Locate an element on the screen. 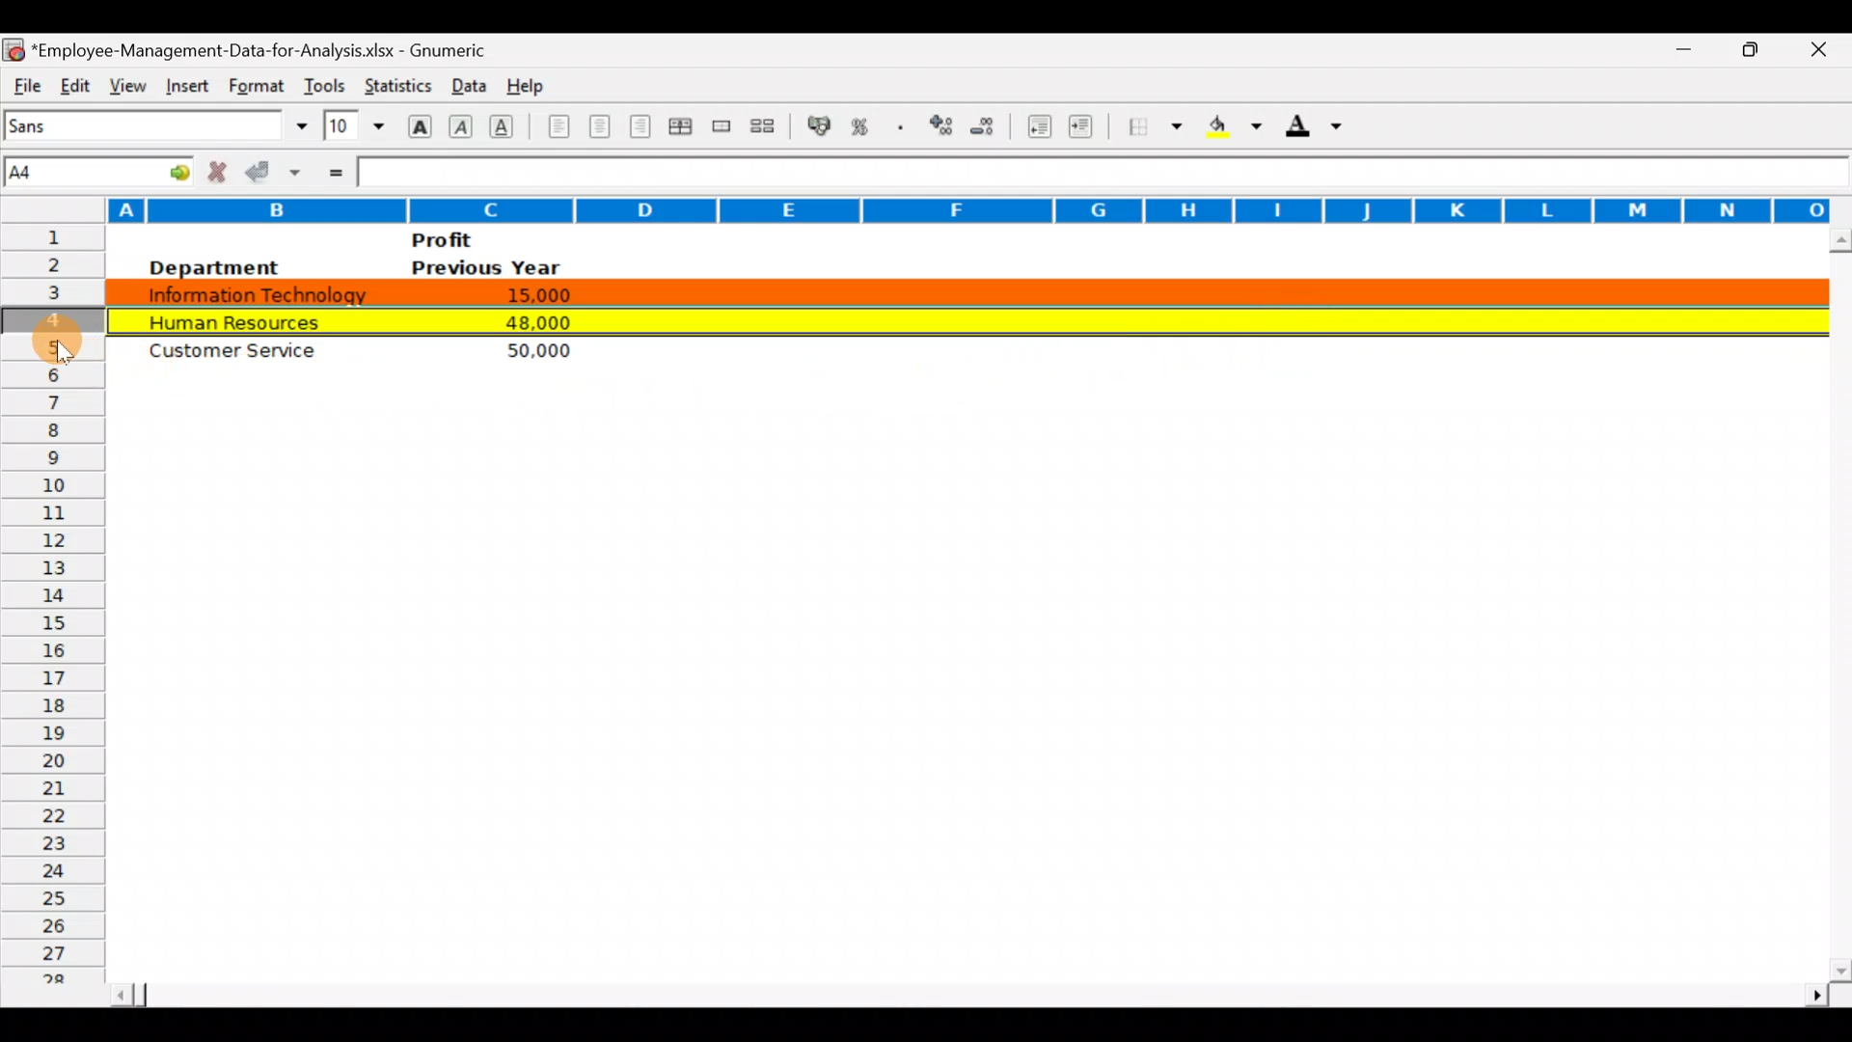  Enter formula is located at coordinates (334, 171).